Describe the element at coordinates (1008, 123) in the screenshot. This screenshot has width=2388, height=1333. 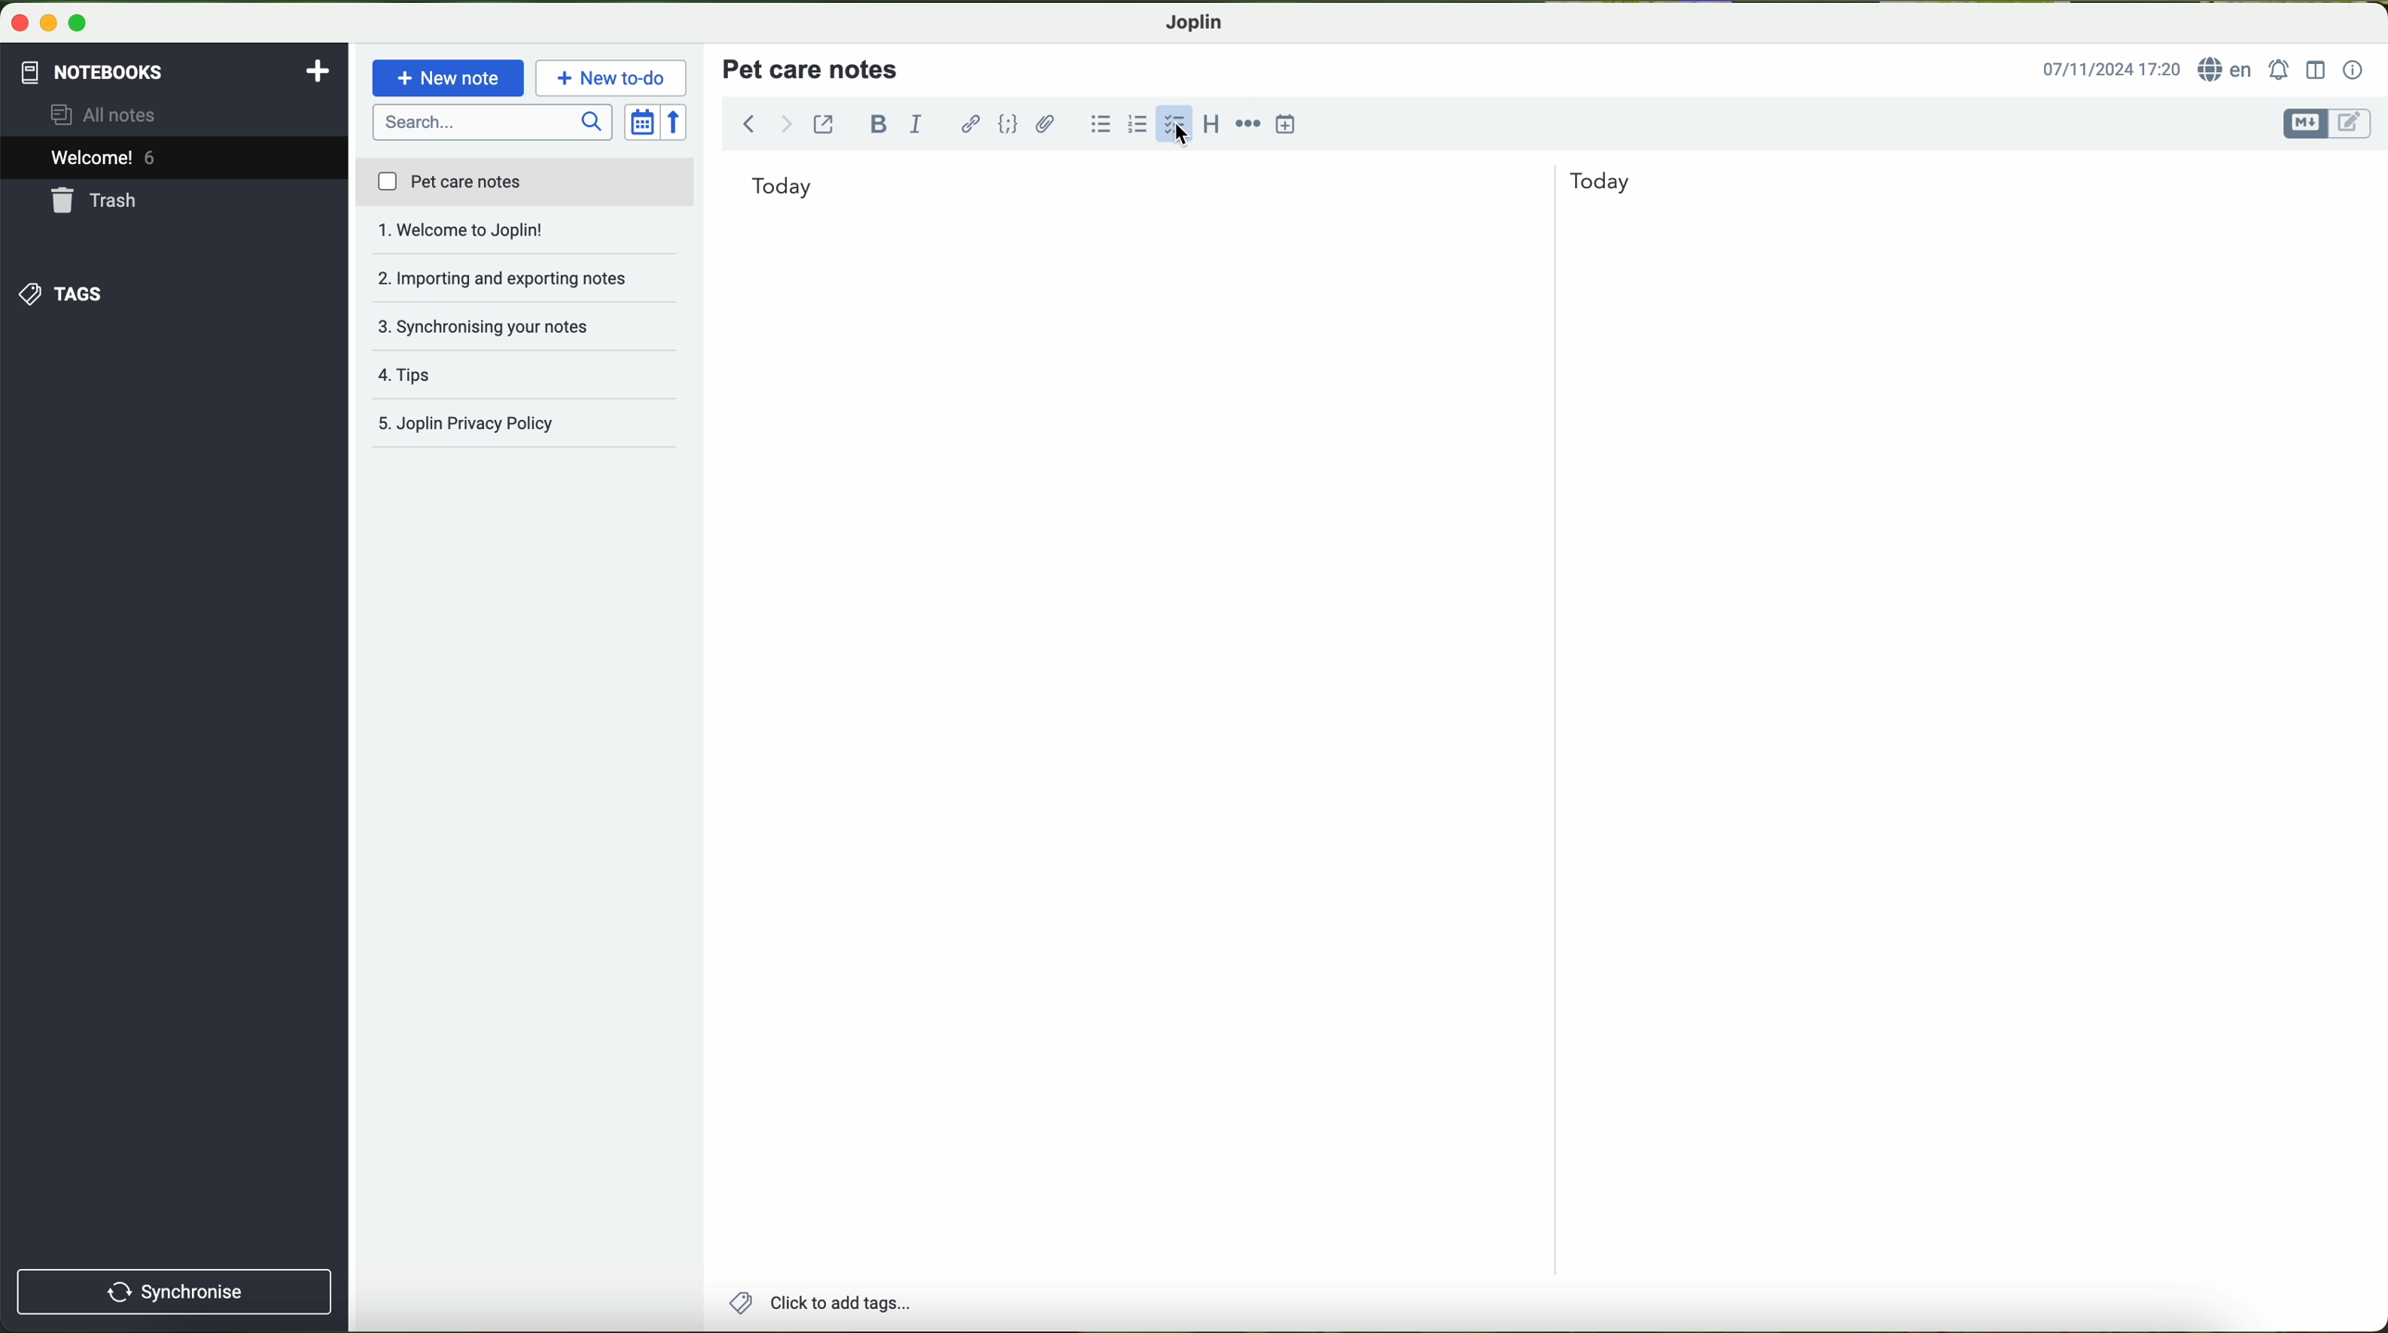
I see `code` at that location.